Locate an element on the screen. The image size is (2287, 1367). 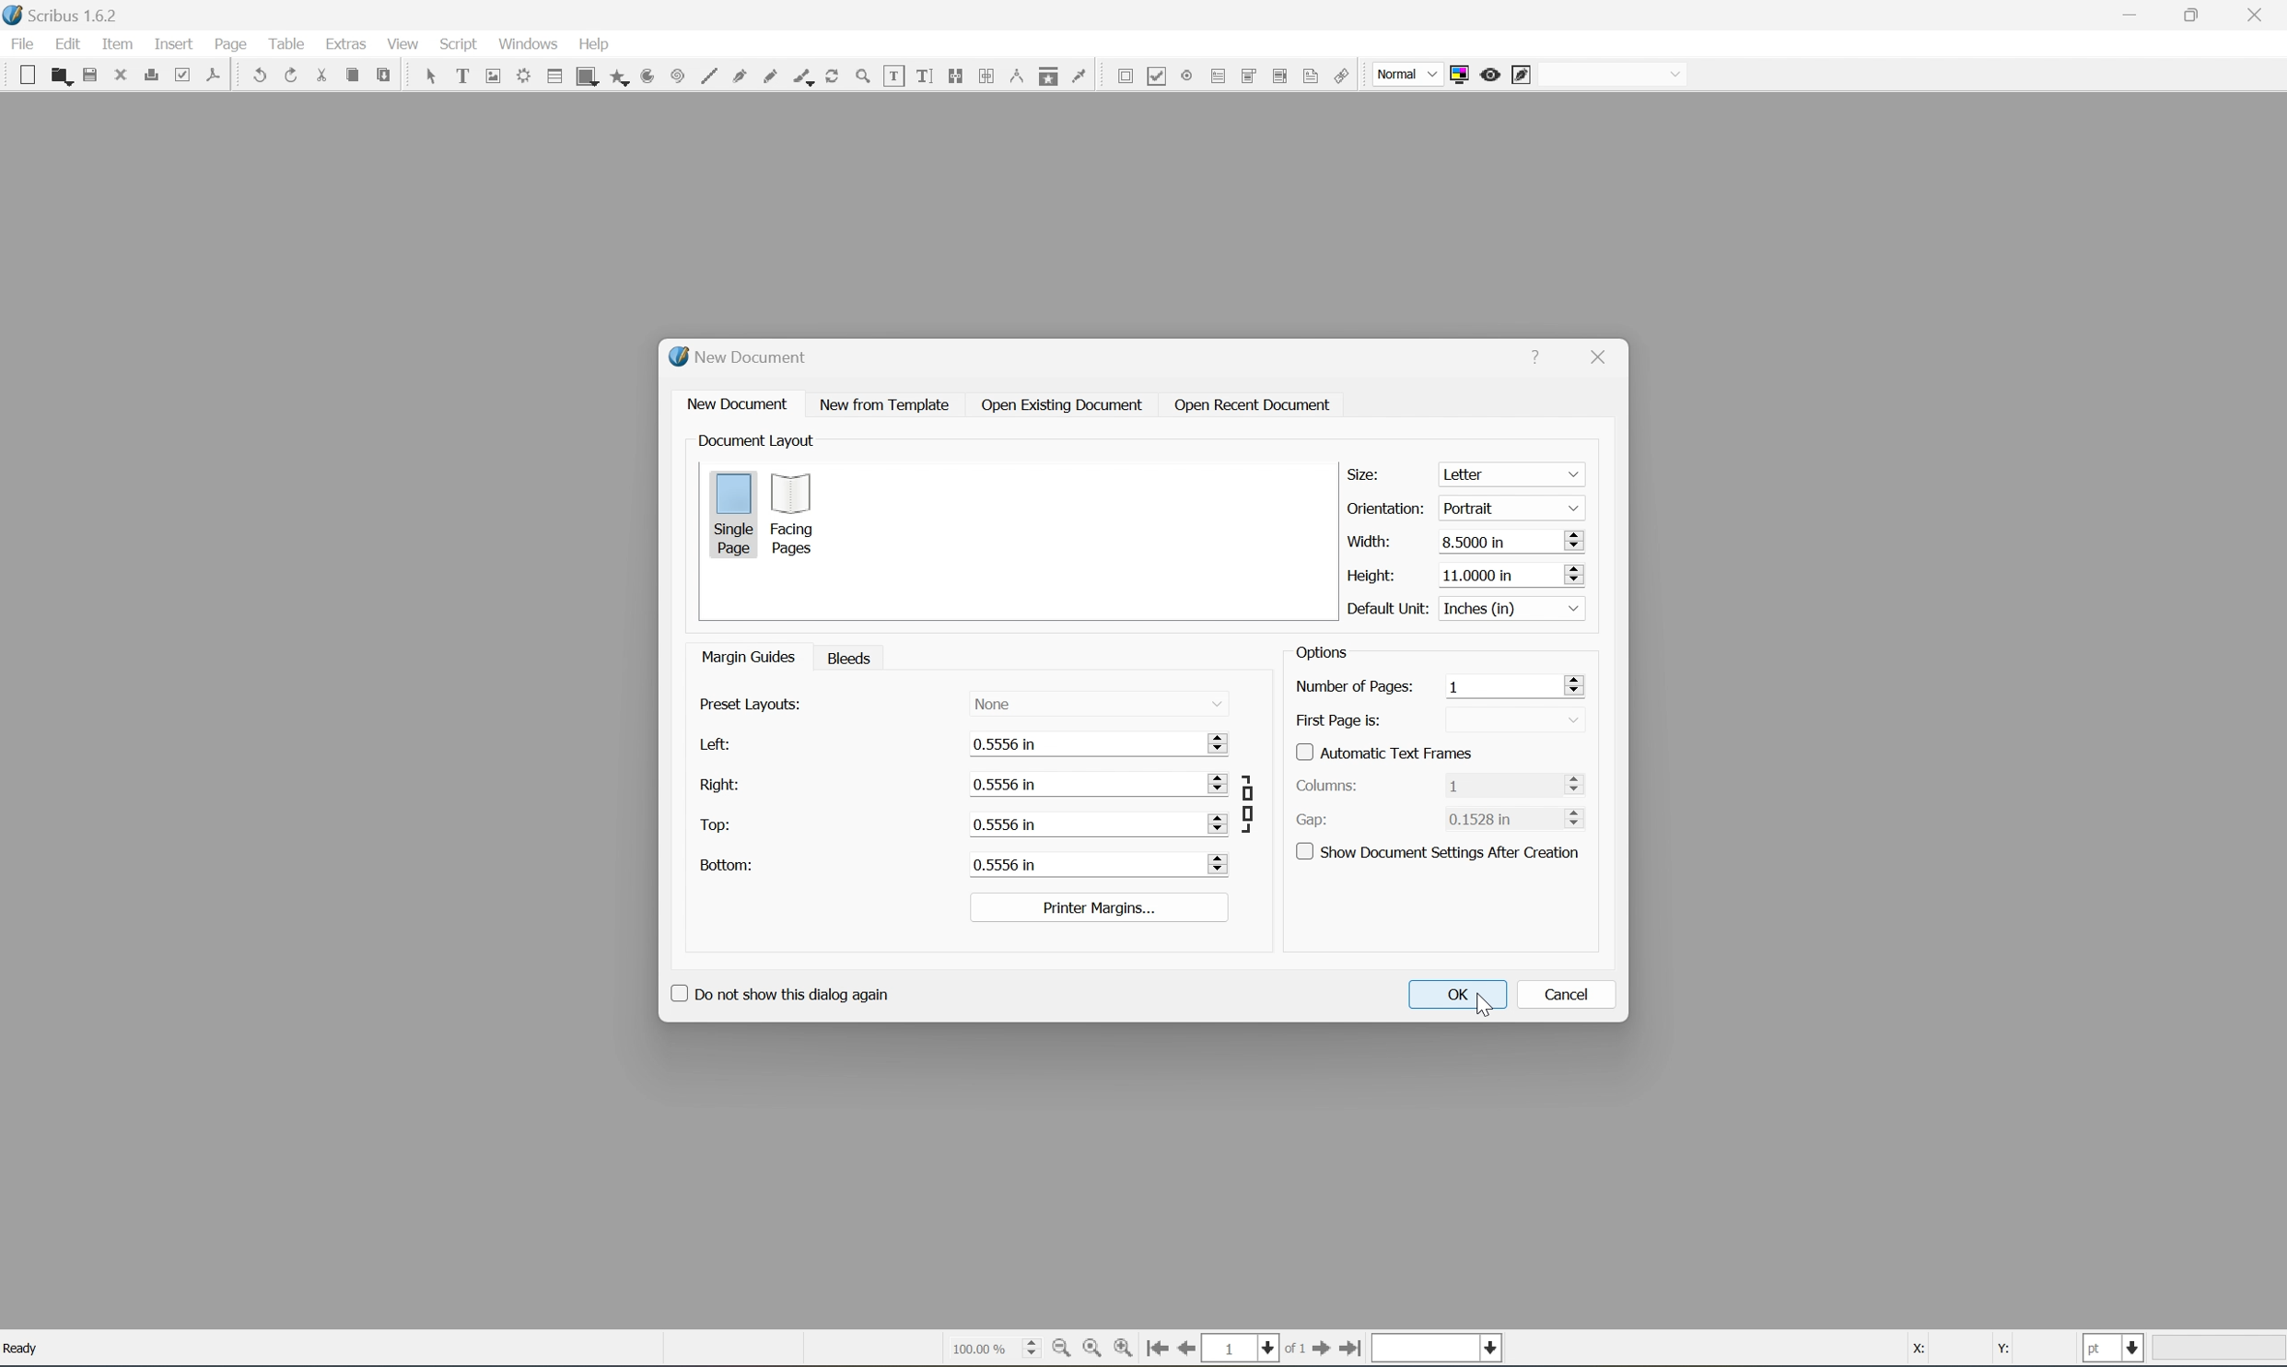
coordinates is located at coordinates (1978, 1348).